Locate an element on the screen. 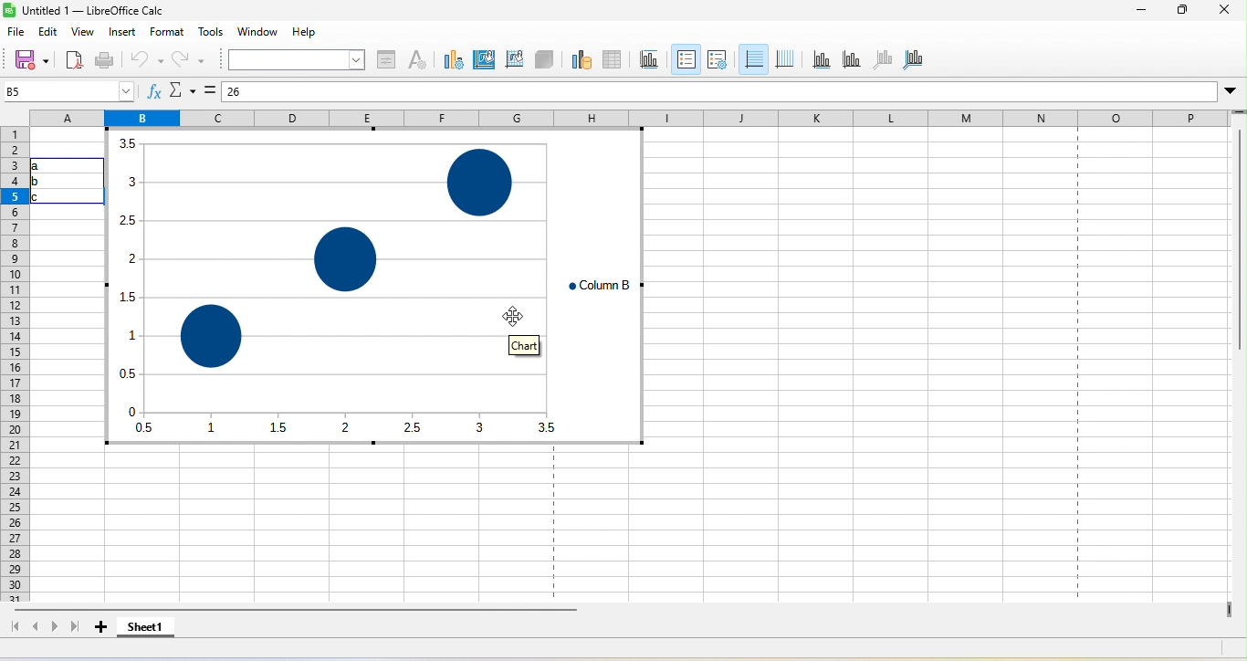 The image size is (1247, 661). z axis is located at coordinates (880, 59).